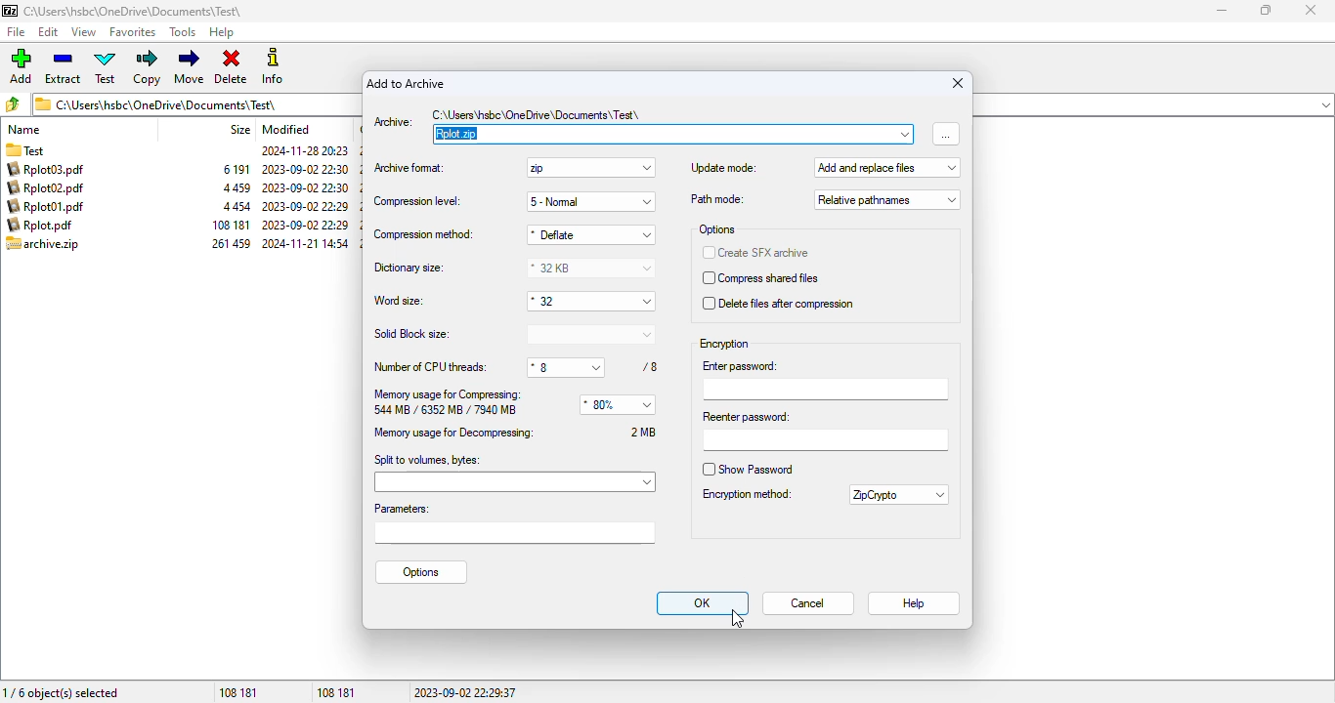 The width and height of the screenshot is (1335, 703). I want to click on parameters: , so click(513, 521).